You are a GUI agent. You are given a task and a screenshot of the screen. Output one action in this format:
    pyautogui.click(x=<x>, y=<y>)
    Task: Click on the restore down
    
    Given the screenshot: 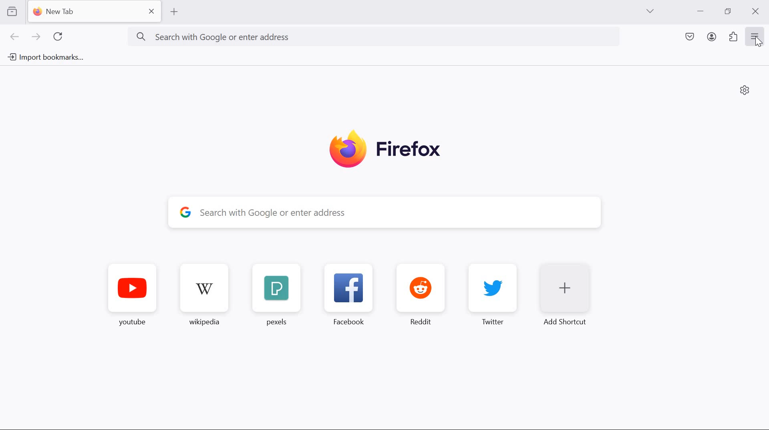 What is the action you would take?
    pyautogui.click(x=728, y=11)
    